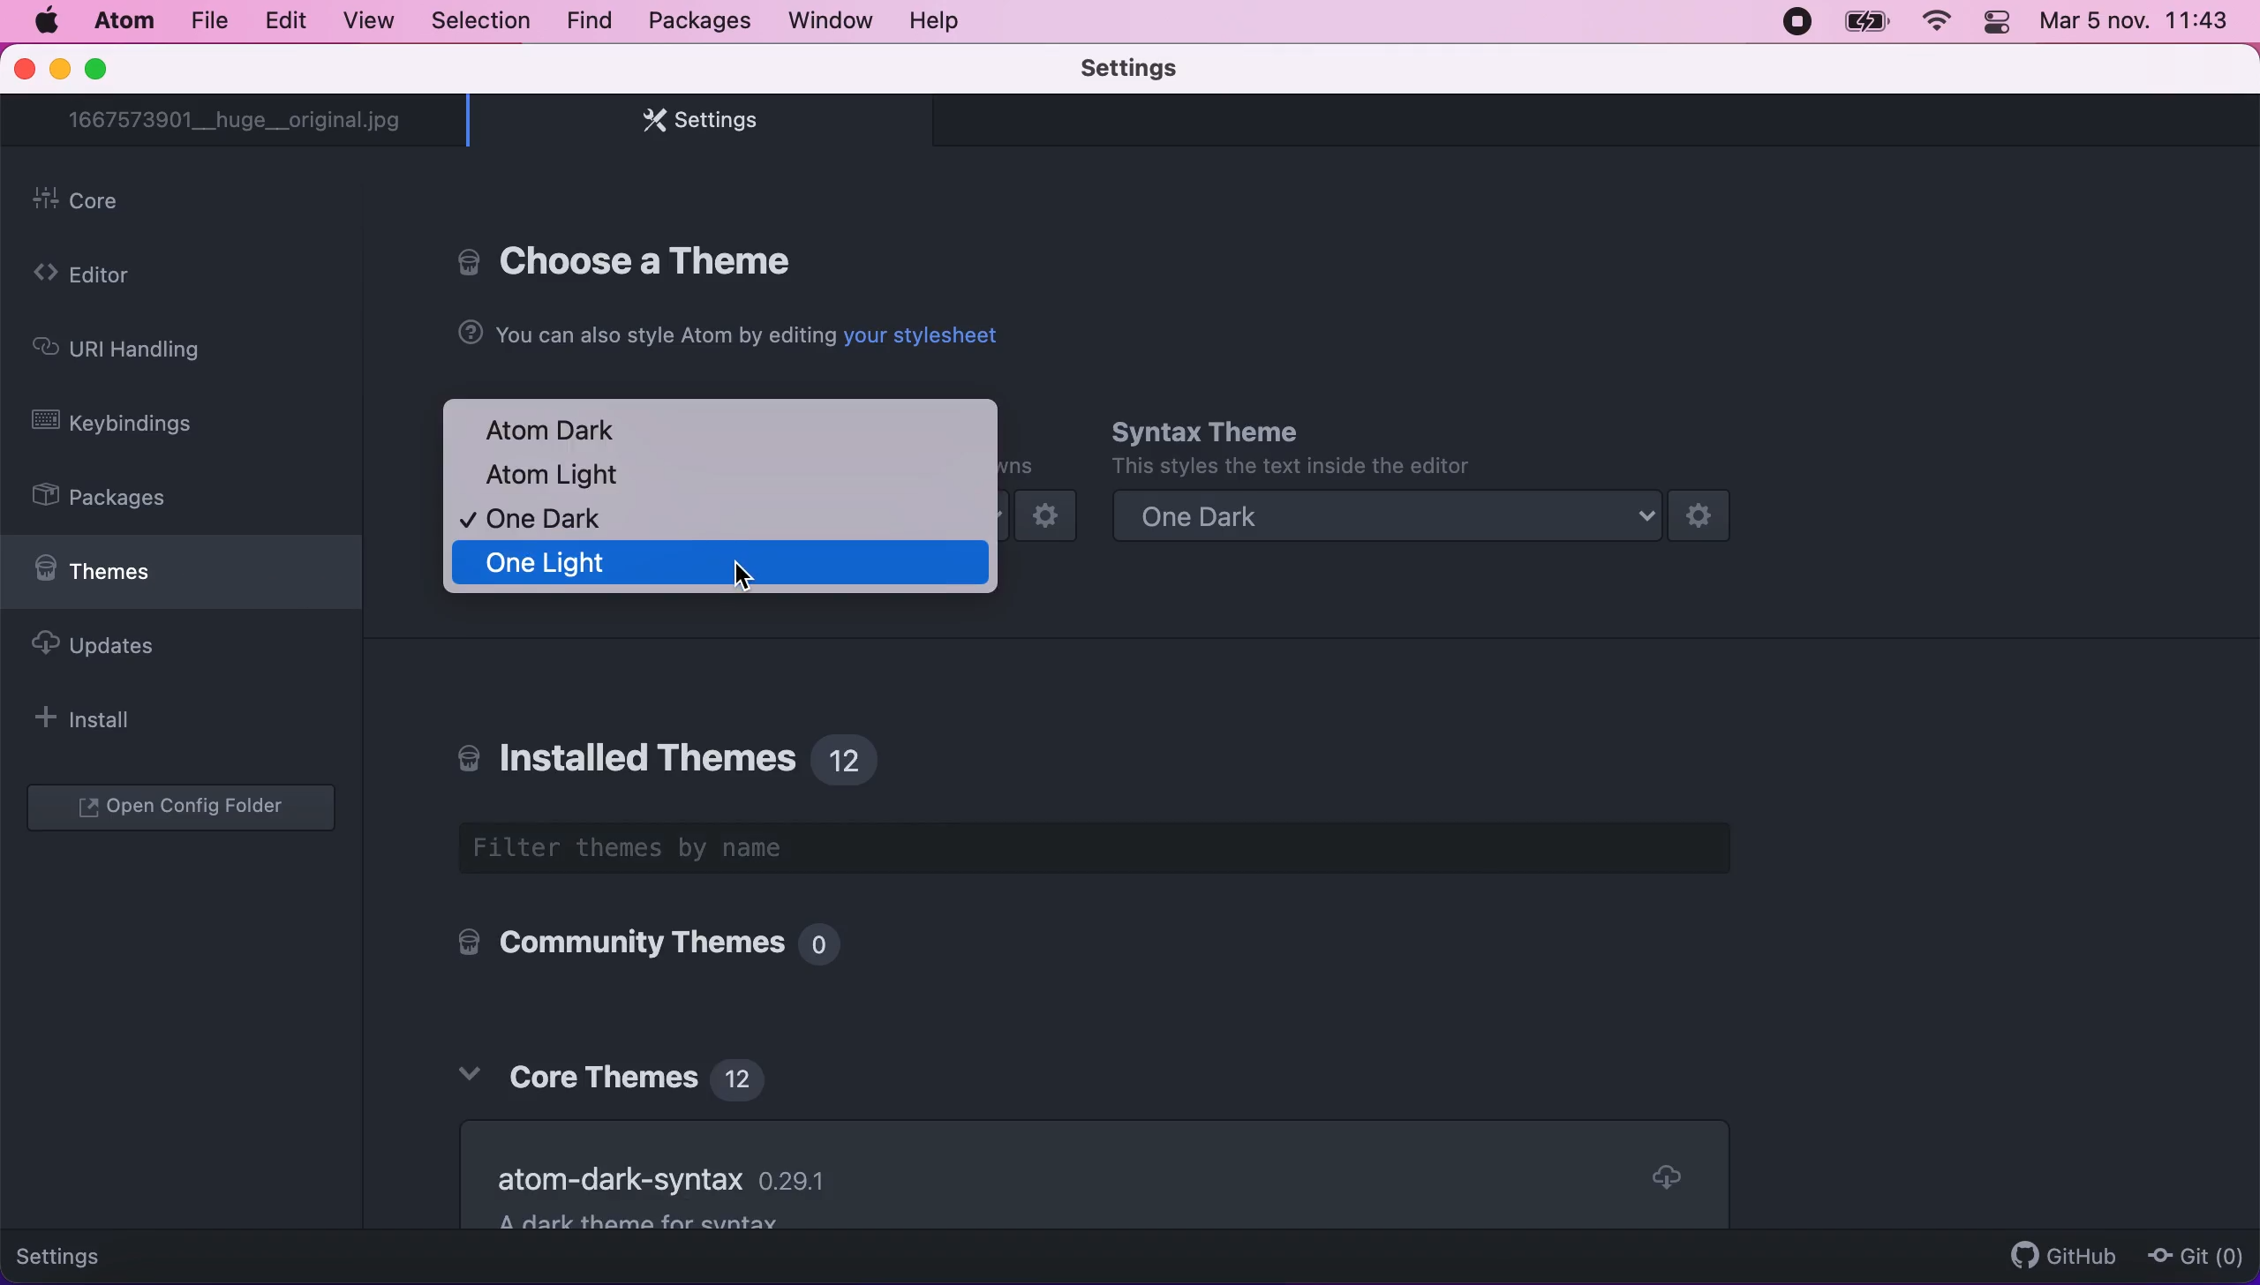 The width and height of the screenshot is (2260, 1285). What do you see at coordinates (285, 19) in the screenshot?
I see `edit` at bounding box center [285, 19].